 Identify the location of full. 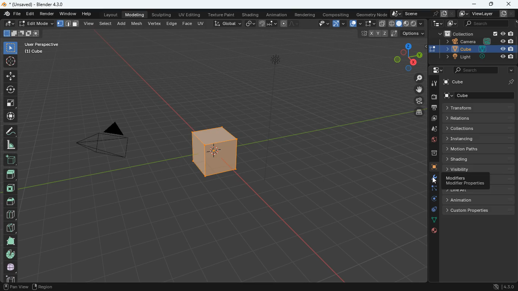
(11, 266).